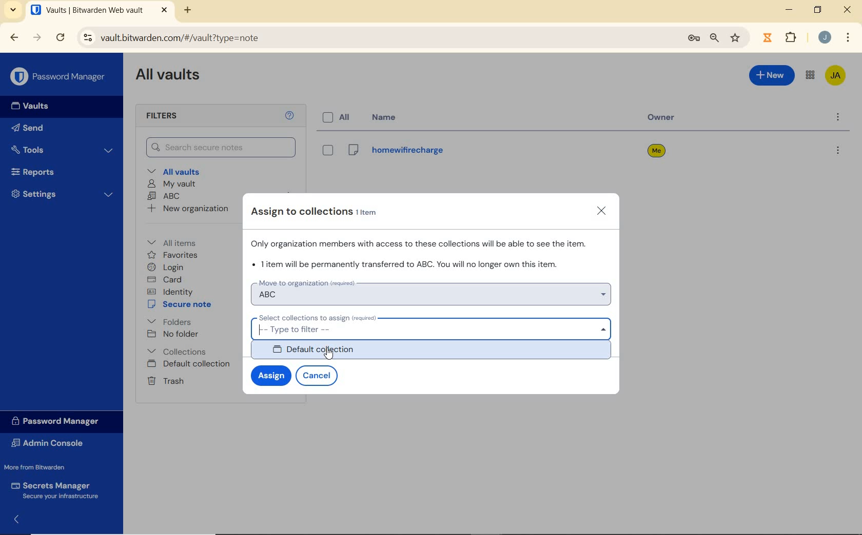 The width and height of the screenshot is (862, 535). I want to click on name, so click(387, 117).